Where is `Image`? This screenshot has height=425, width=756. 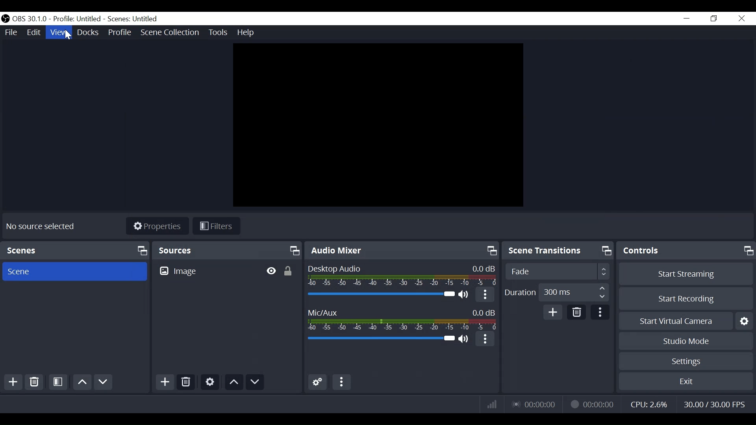
Image is located at coordinates (179, 271).